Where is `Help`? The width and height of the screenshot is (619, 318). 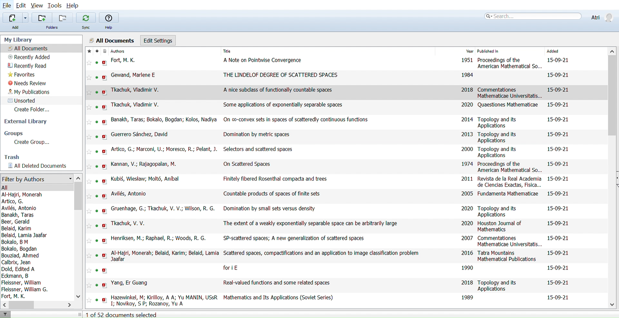 Help is located at coordinates (109, 28).